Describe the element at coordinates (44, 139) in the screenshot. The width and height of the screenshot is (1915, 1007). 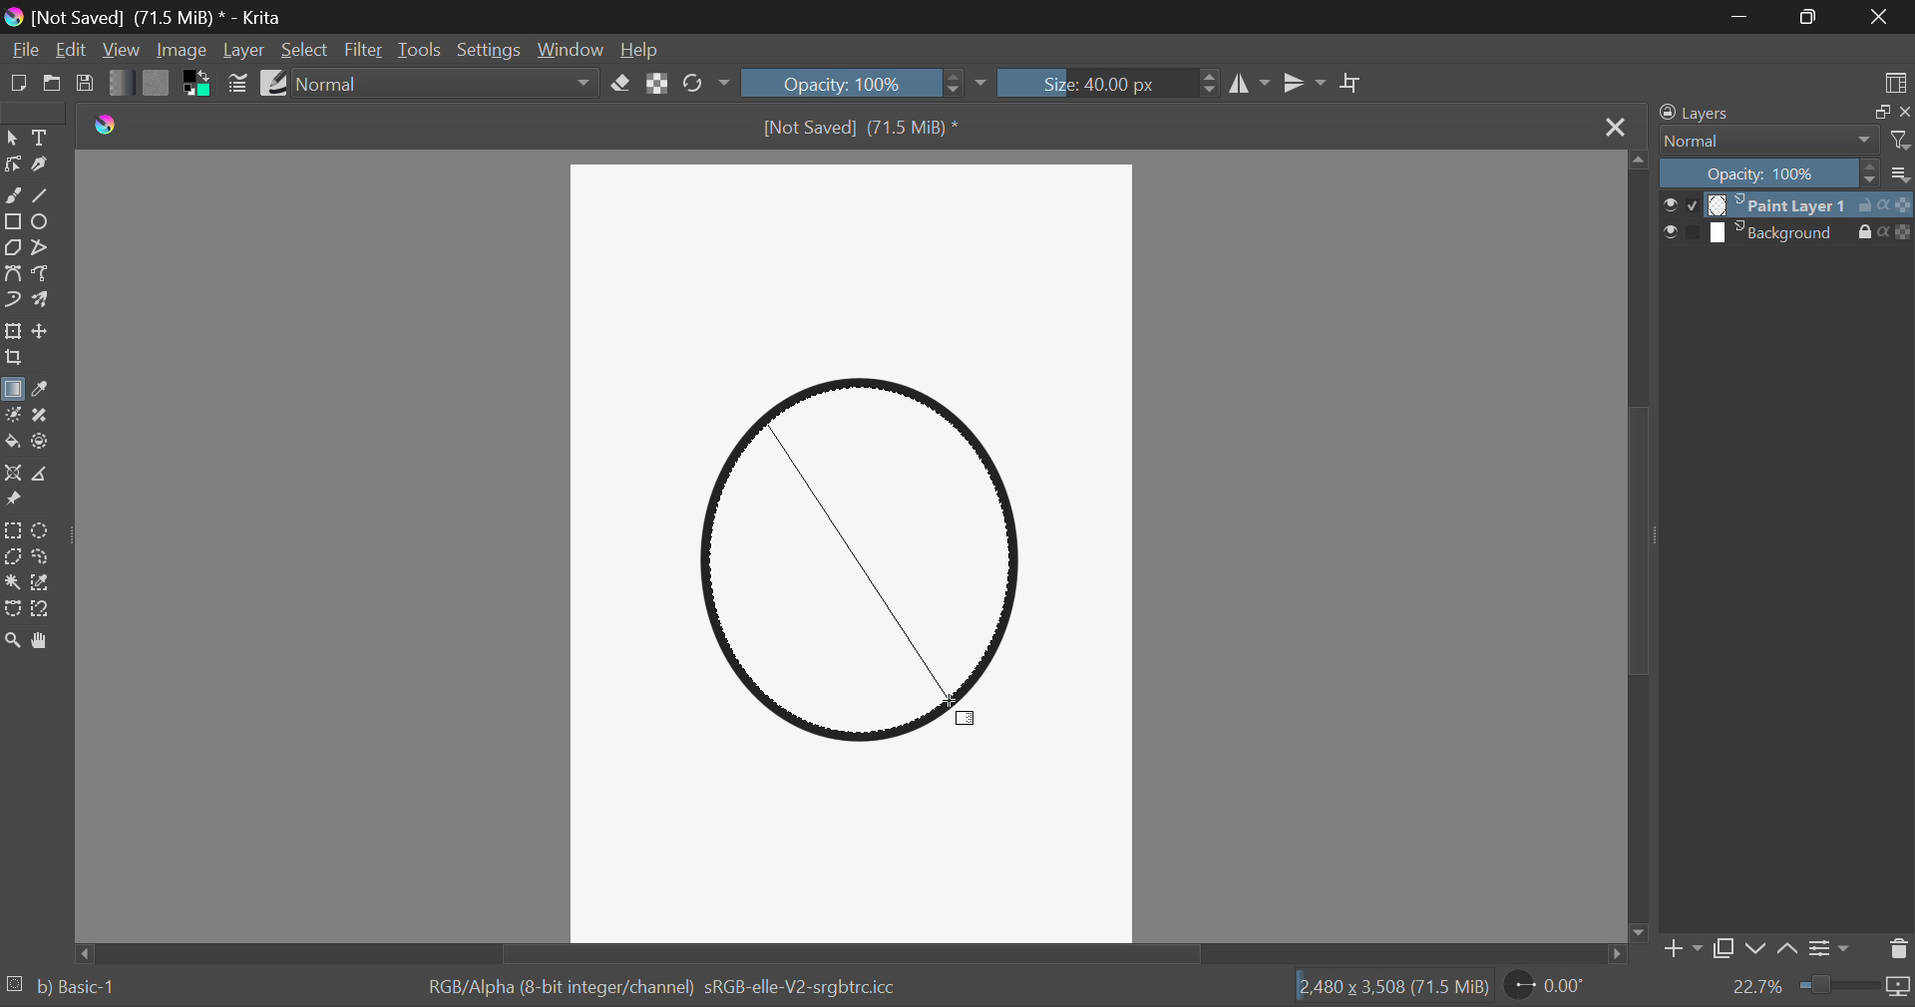
I see `Text` at that location.